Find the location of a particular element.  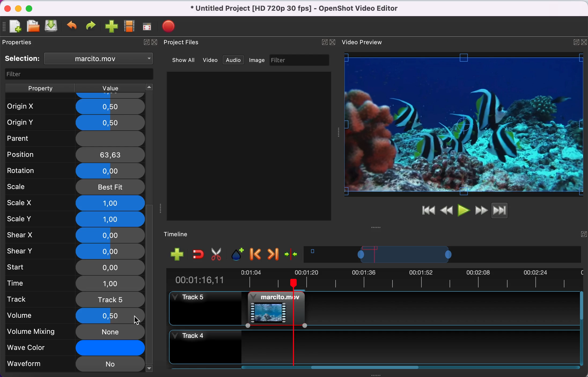

redo is located at coordinates (92, 26).